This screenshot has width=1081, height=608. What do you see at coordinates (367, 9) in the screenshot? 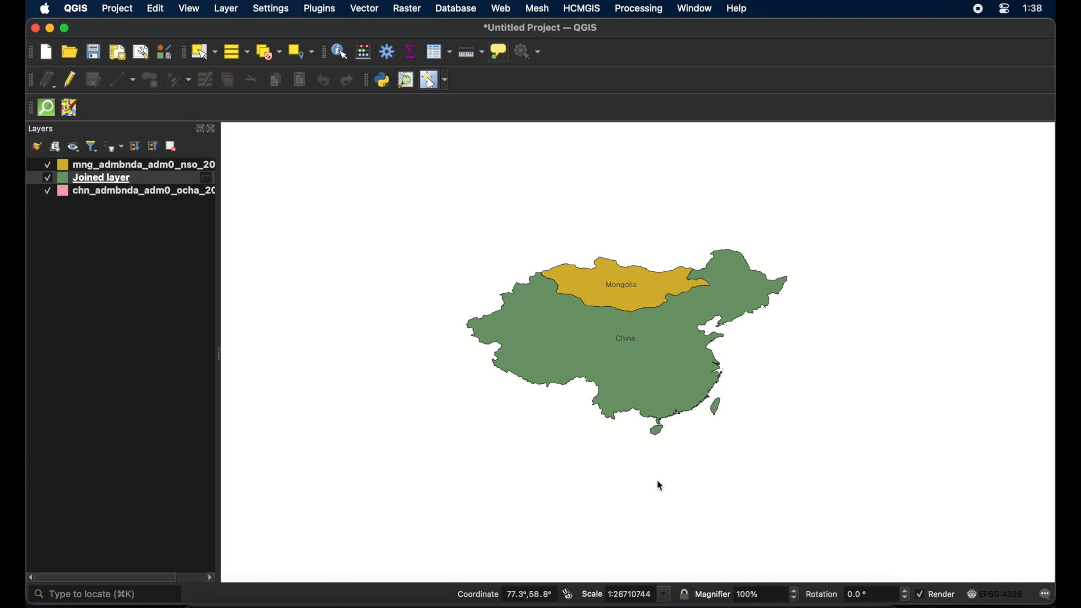
I see `vector` at bounding box center [367, 9].